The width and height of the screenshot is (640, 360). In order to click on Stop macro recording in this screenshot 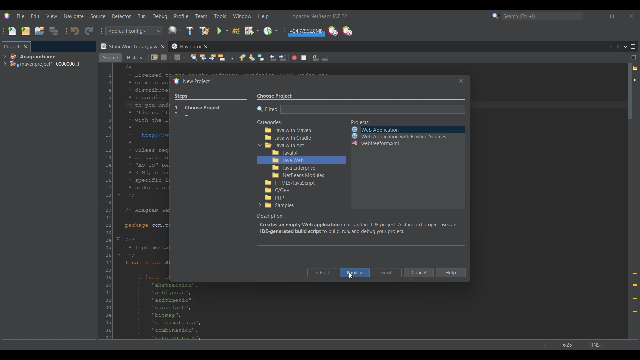, I will do `click(304, 58)`.